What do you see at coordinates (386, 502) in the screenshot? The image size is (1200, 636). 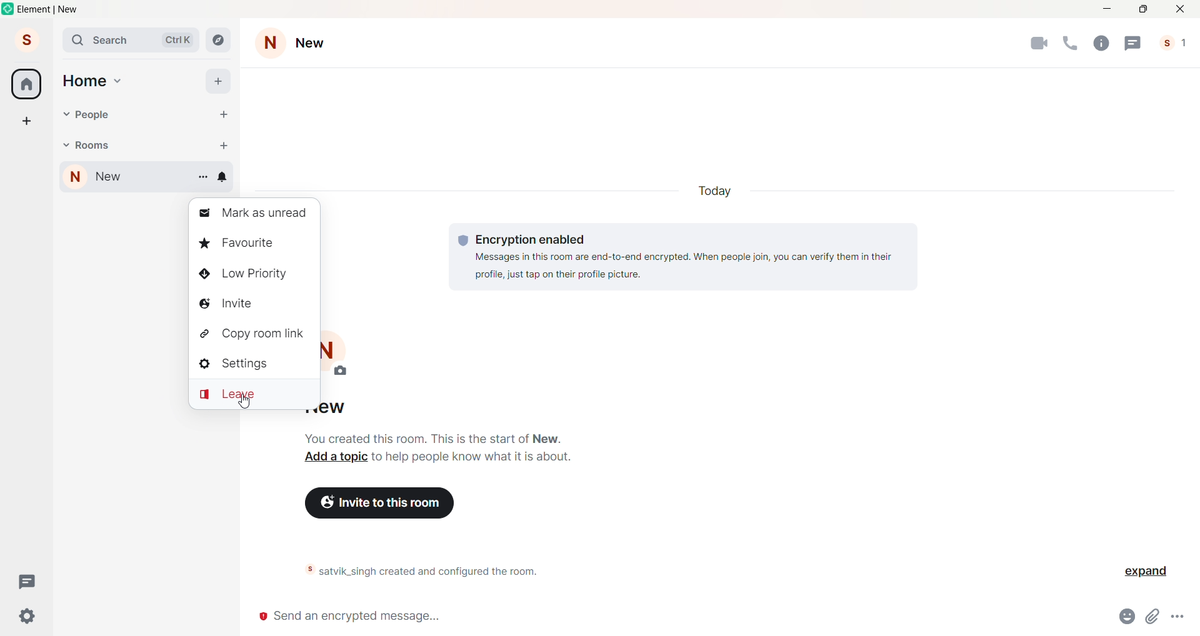 I see `Invite to this Room` at bounding box center [386, 502].